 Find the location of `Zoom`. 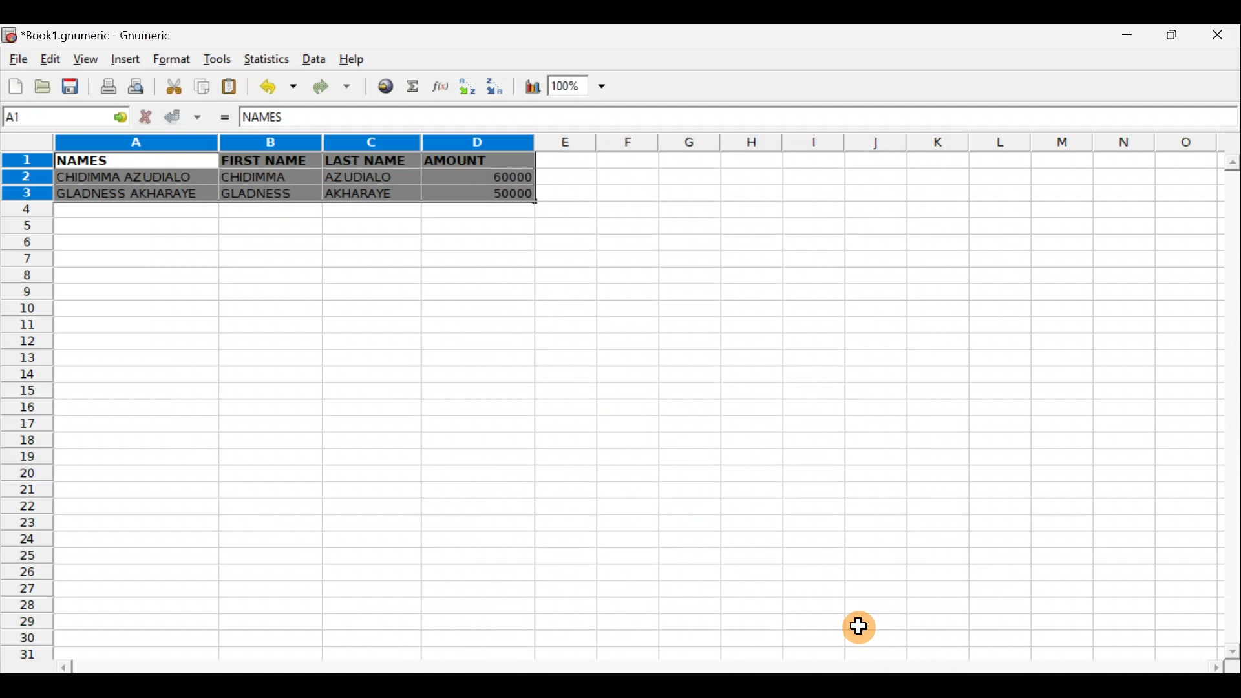

Zoom is located at coordinates (581, 84).